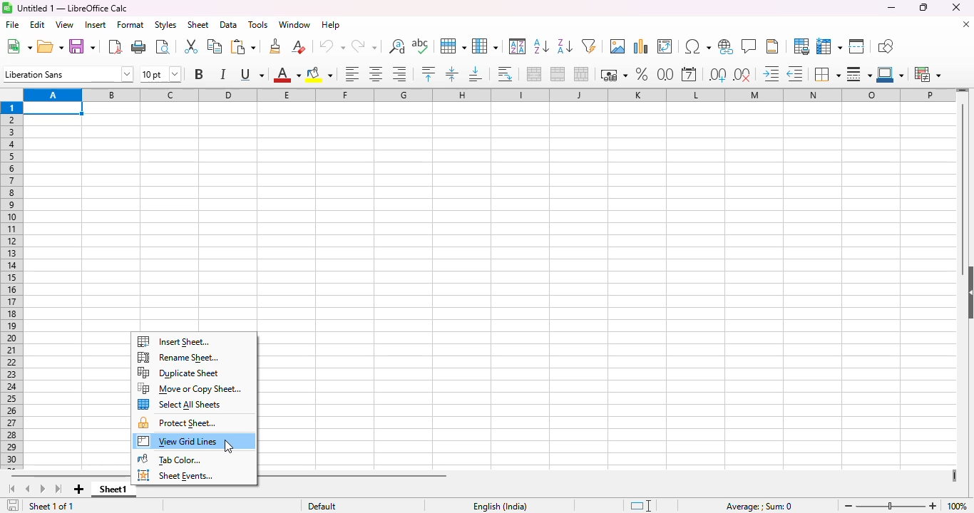 The width and height of the screenshot is (974, 513). I want to click on spelling, so click(421, 46).